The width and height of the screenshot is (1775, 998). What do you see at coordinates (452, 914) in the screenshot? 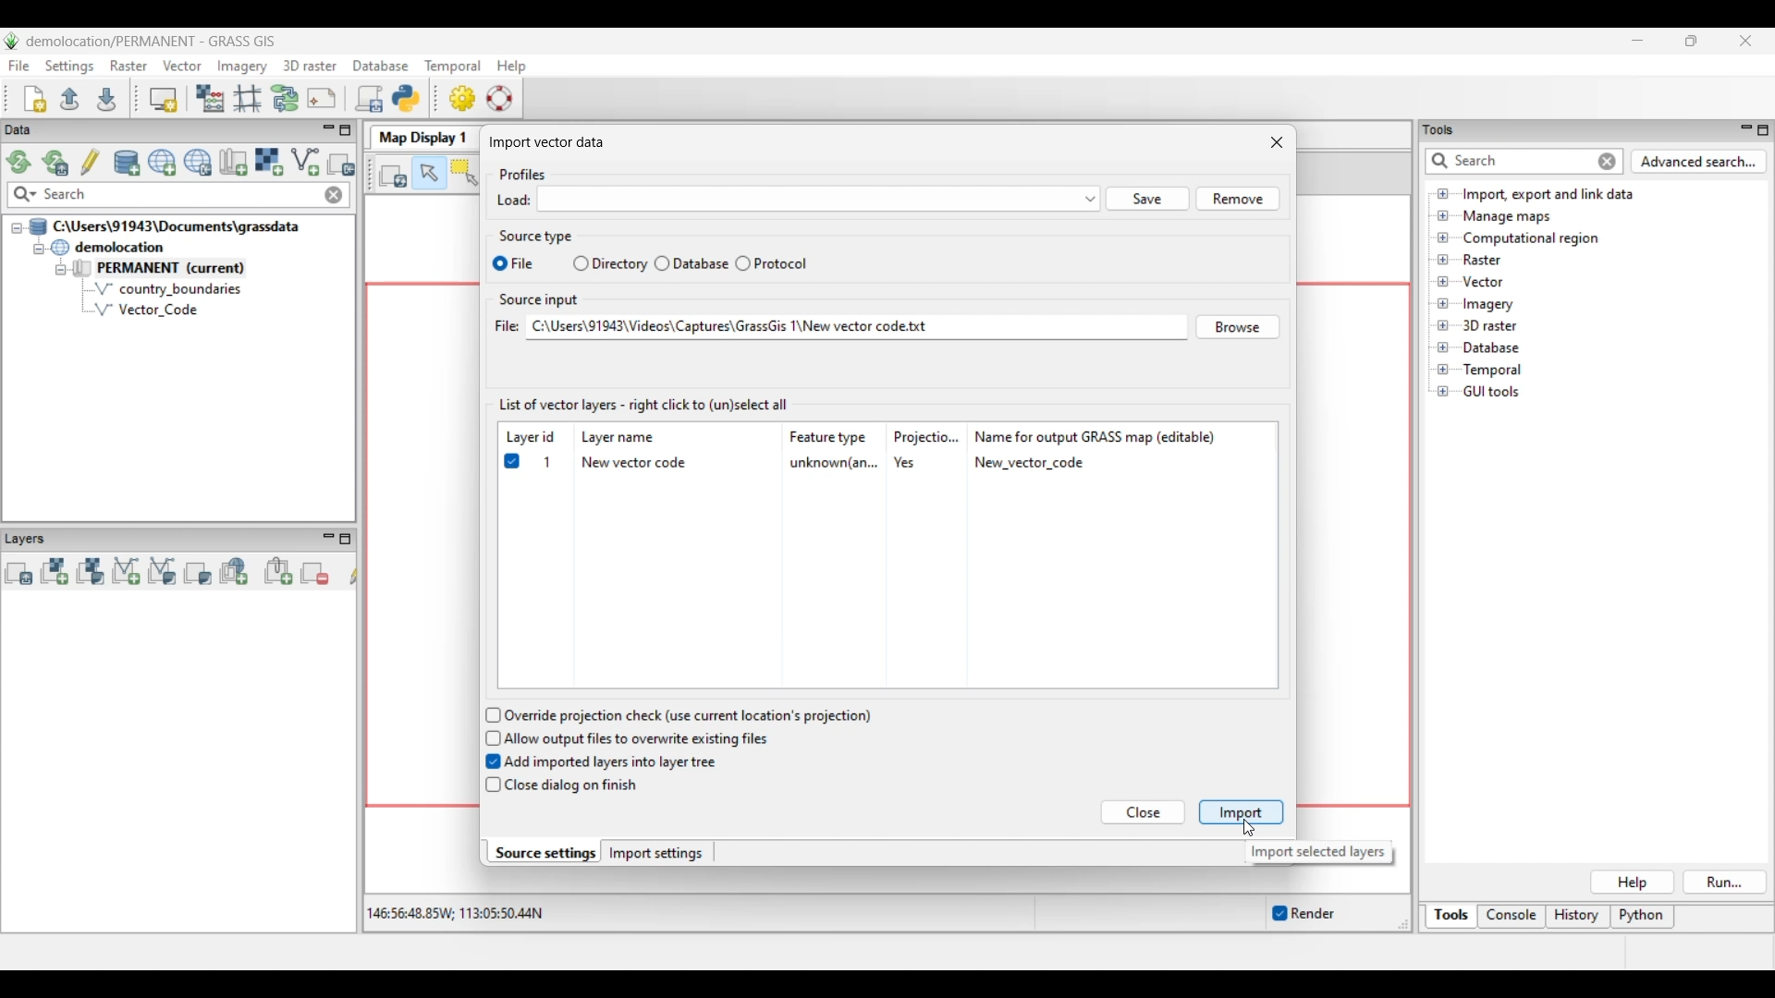
I see `Co-ordinates of the cursor within the display area` at bounding box center [452, 914].